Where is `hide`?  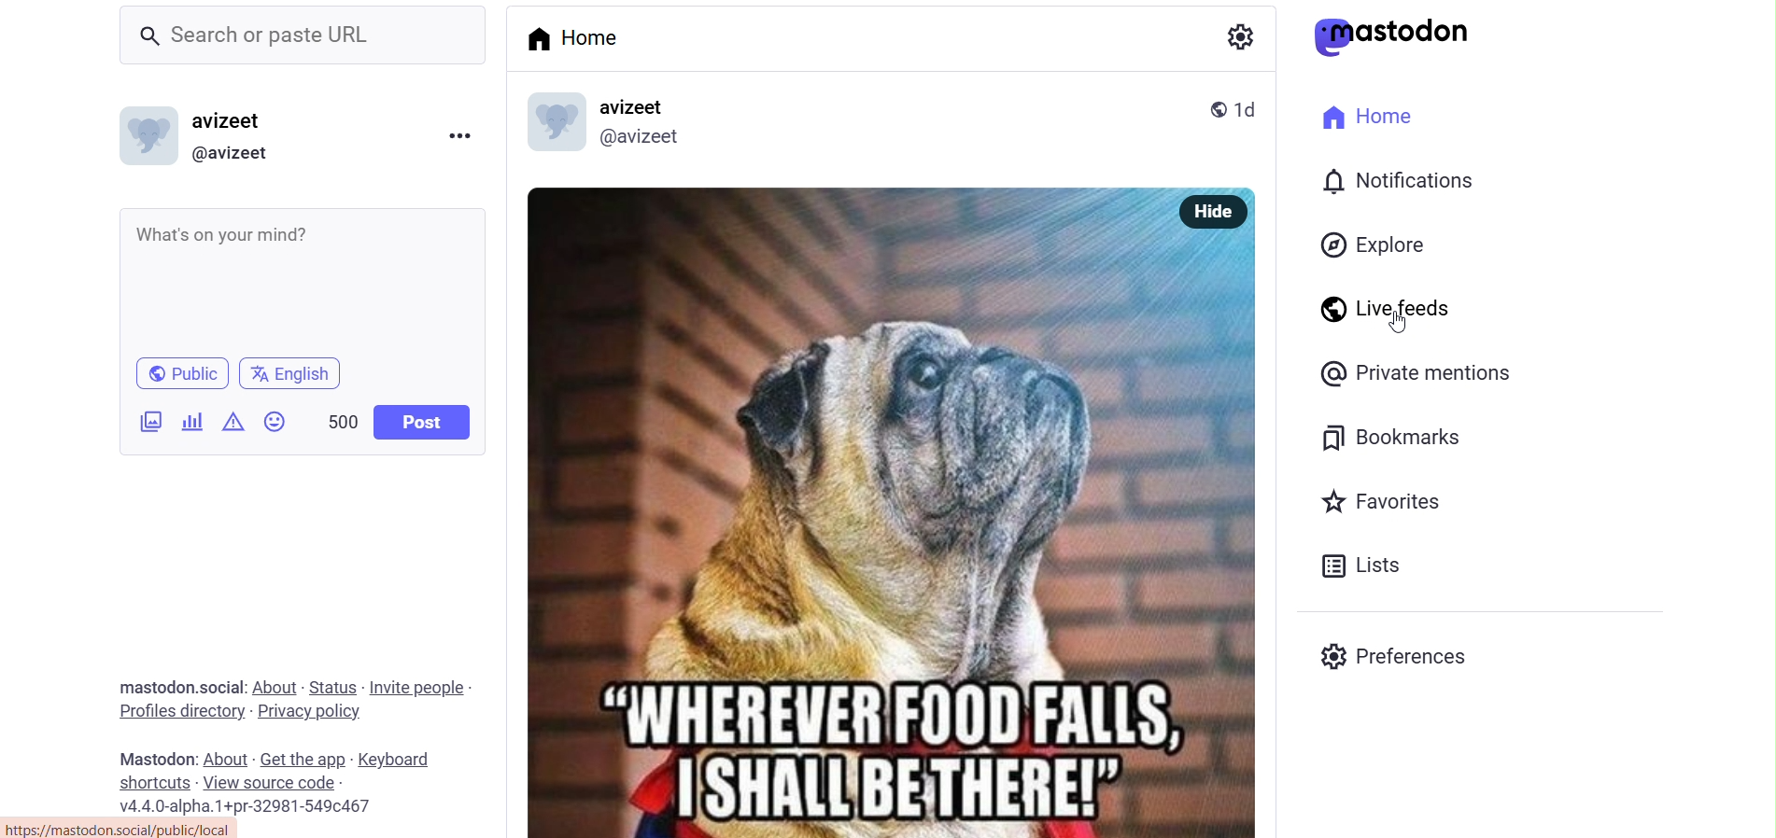
hide is located at coordinates (1213, 208).